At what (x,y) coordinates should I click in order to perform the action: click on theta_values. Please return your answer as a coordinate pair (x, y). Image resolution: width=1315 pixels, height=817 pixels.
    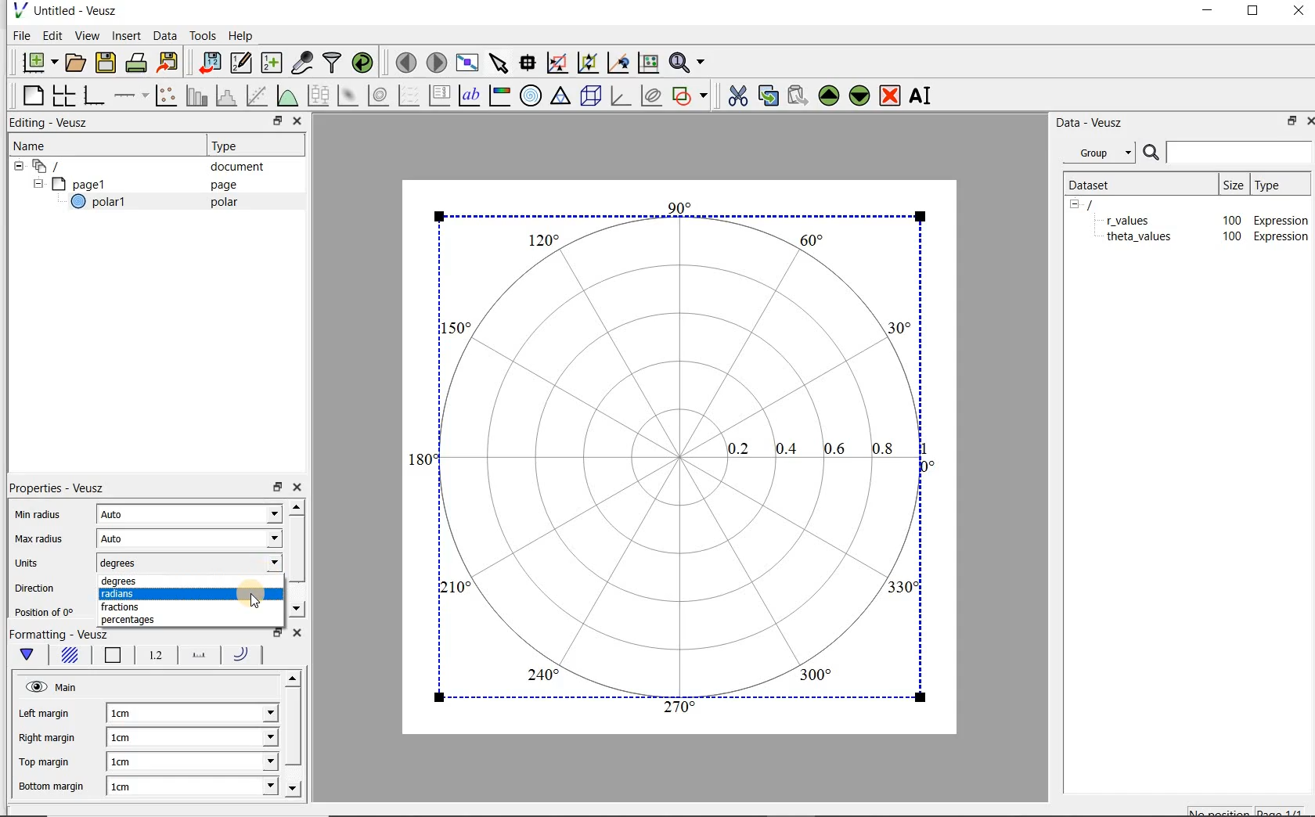
    Looking at the image, I should click on (1141, 220).